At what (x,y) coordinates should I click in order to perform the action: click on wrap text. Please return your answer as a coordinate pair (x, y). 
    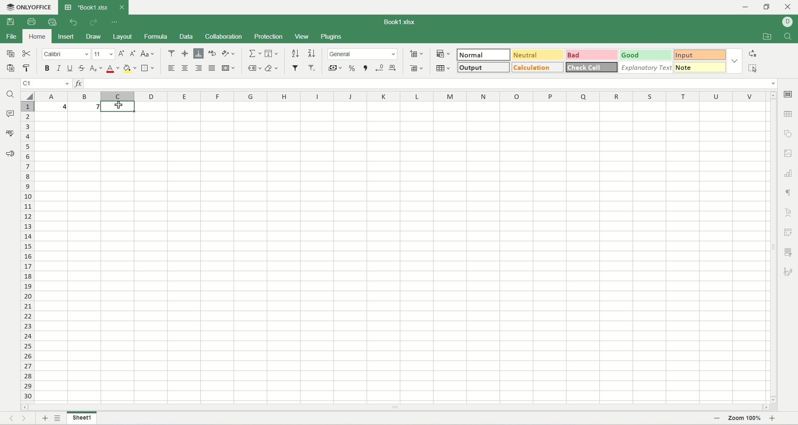
    Looking at the image, I should click on (212, 54).